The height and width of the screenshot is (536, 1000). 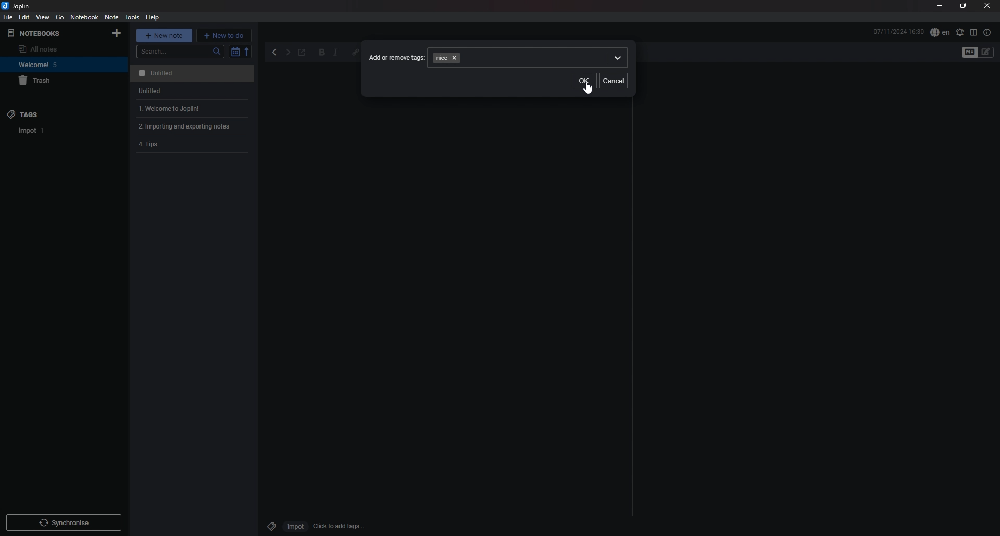 What do you see at coordinates (131, 17) in the screenshot?
I see `tools` at bounding box center [131, 17].